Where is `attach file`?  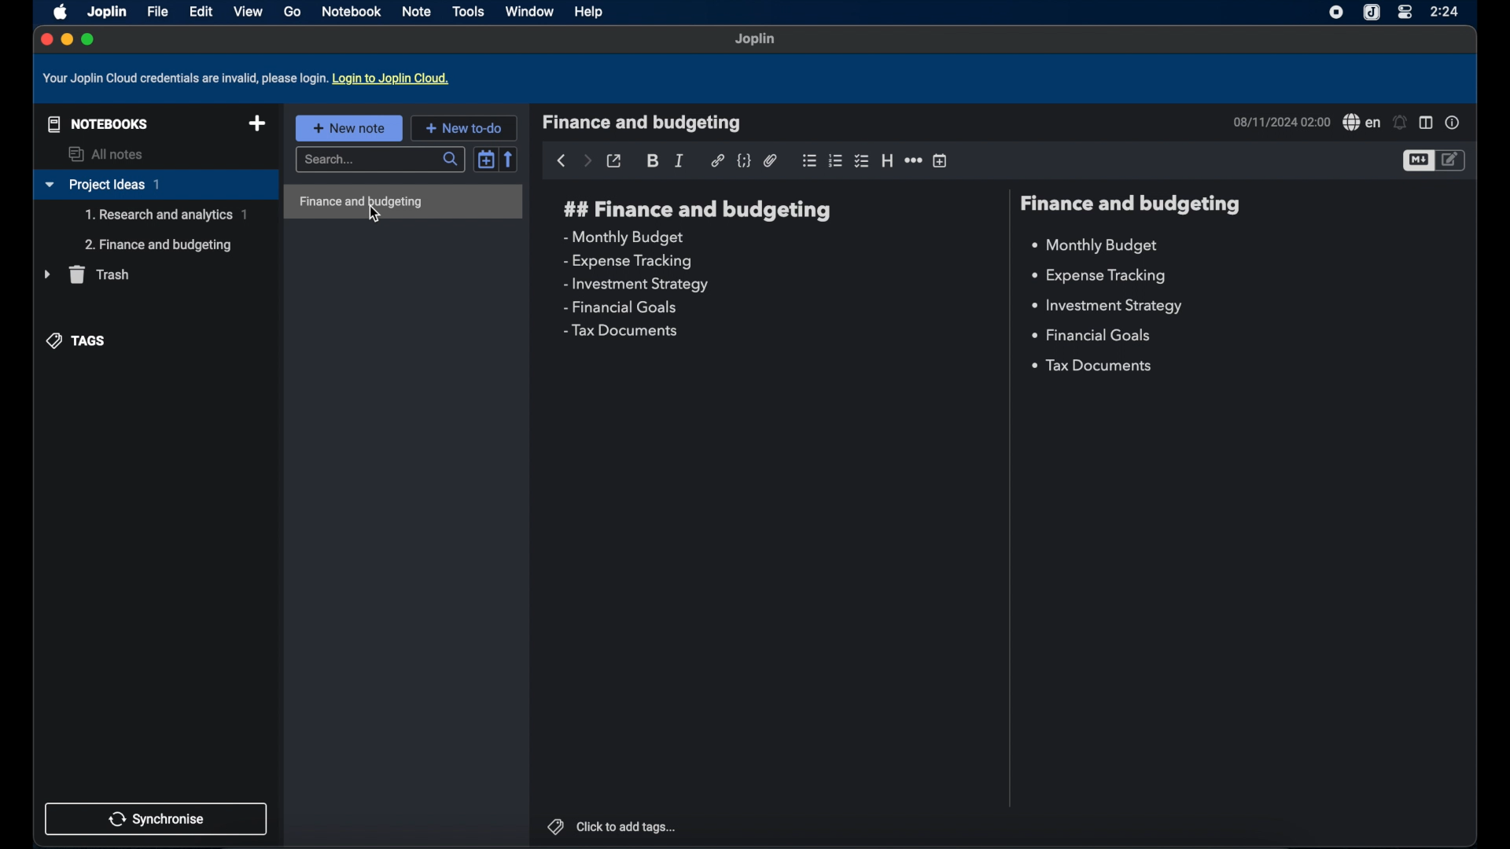
attach file is located at coordinates (771, 160).